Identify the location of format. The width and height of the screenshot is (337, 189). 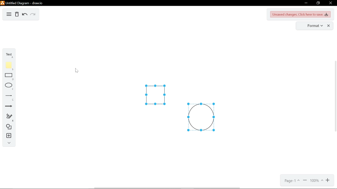
(312, 26).